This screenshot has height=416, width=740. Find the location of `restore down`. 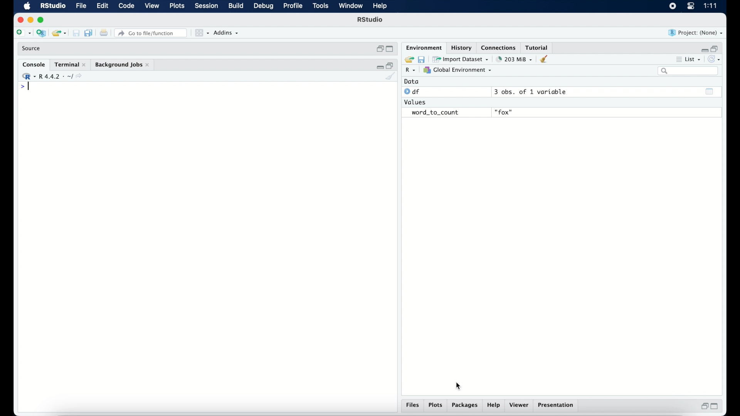

restore down is located at coordinates (703, 406).